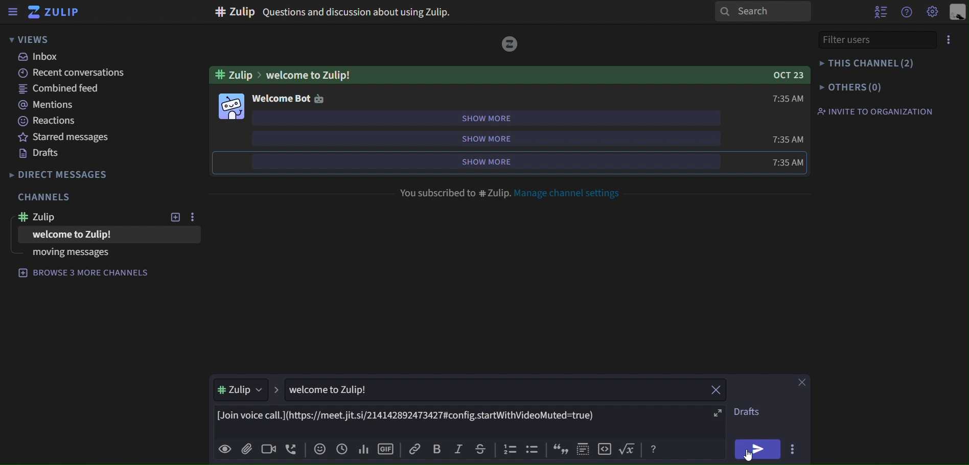 This screenshot has height=465, width=969. Describe the element at coordinates (933, 13) in the screenshot. I see `main menu` at that location.